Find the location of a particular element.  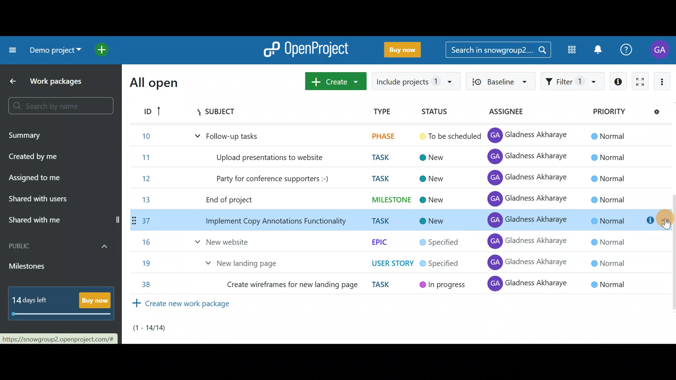

11 is located at coordinates (141, 157).